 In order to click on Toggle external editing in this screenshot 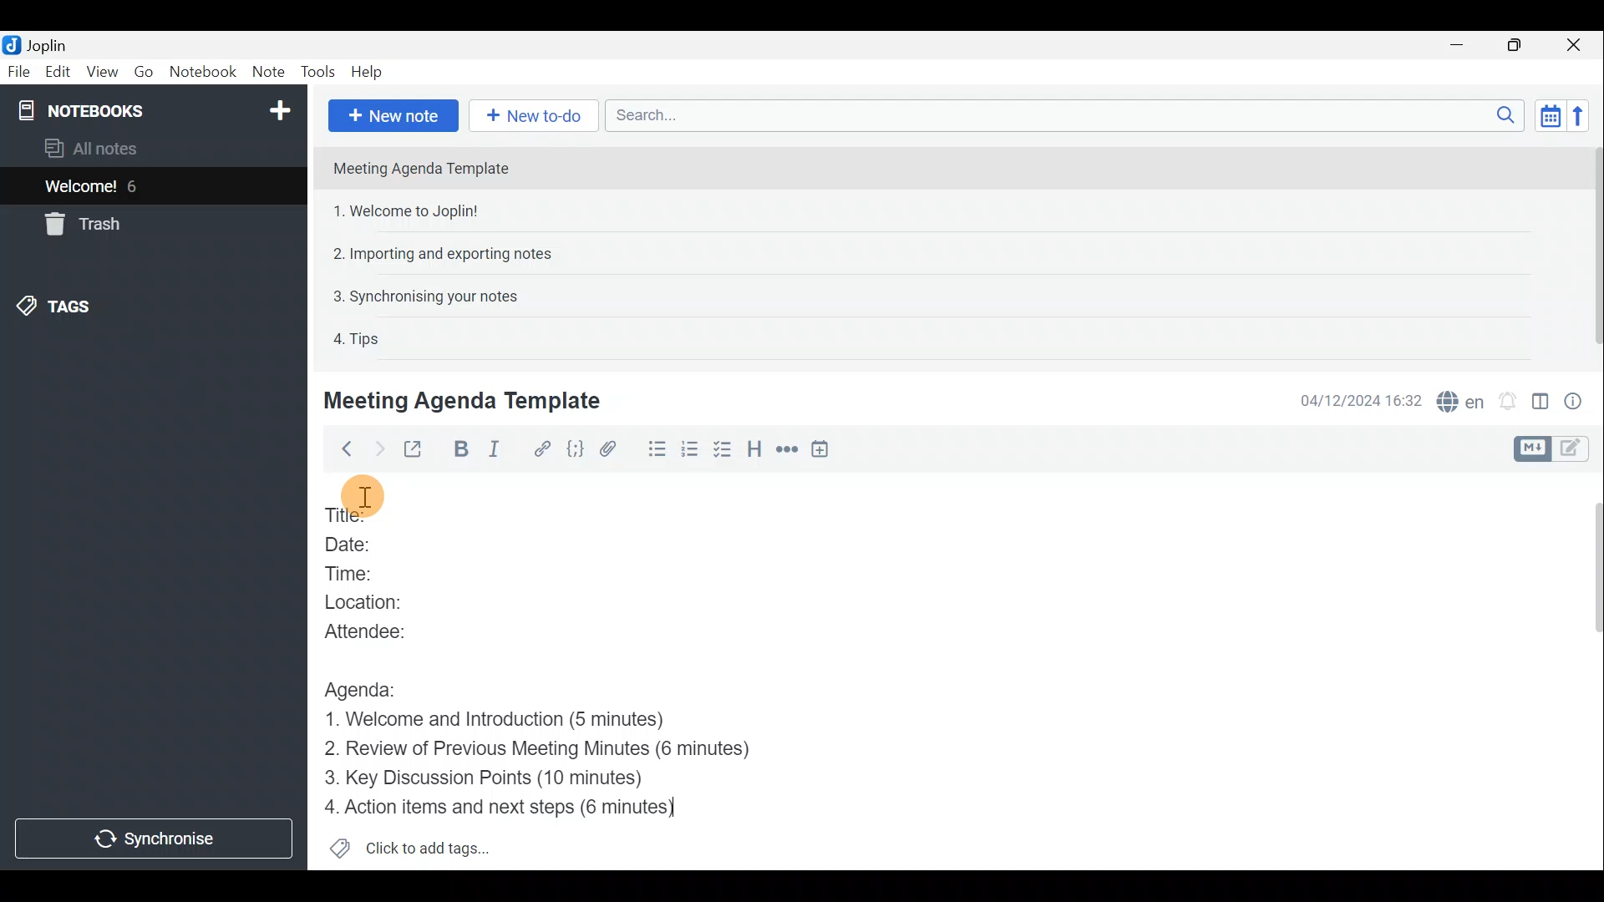, I will do `click(418, 450)`.